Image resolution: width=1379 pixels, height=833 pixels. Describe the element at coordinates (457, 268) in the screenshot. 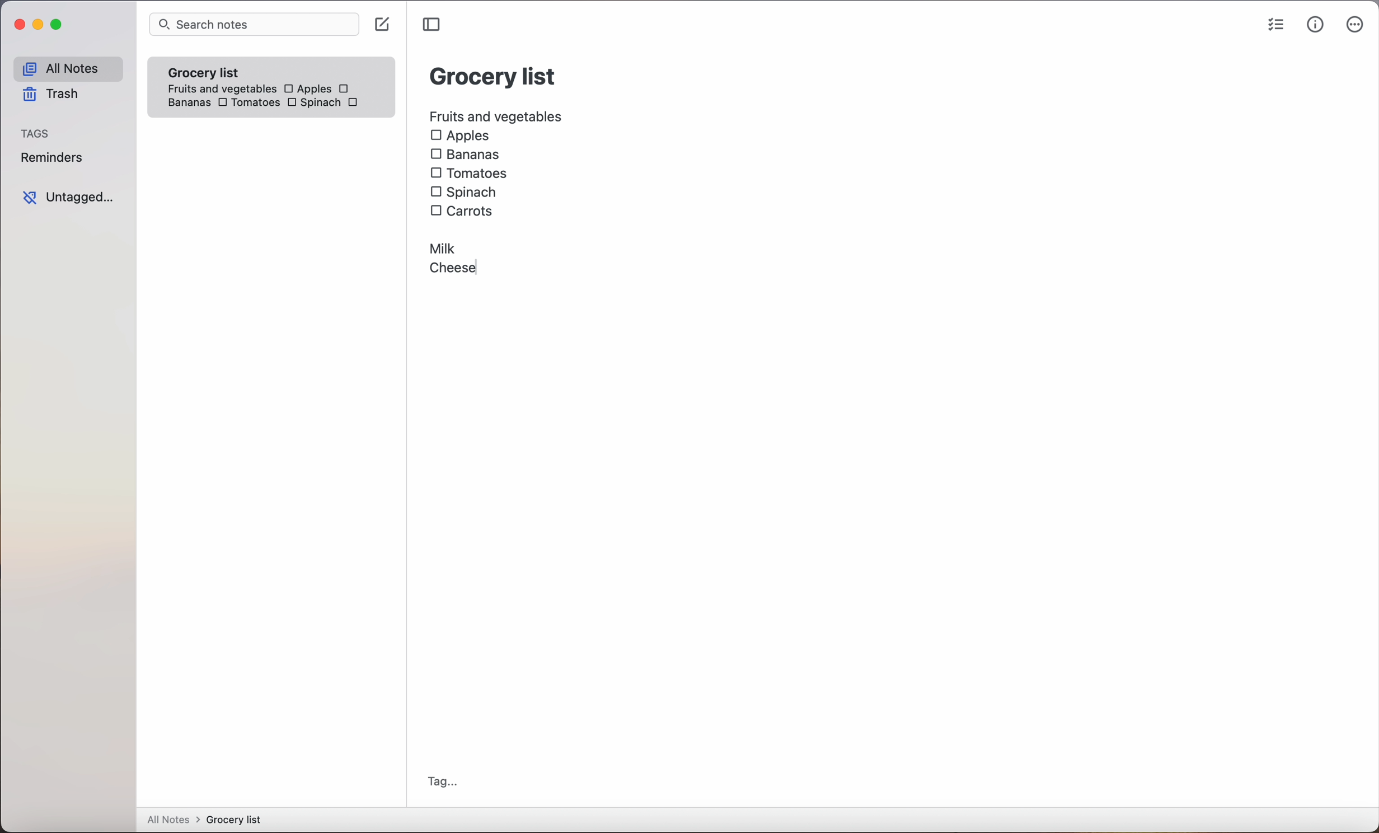

I see `Cheese` at that location.